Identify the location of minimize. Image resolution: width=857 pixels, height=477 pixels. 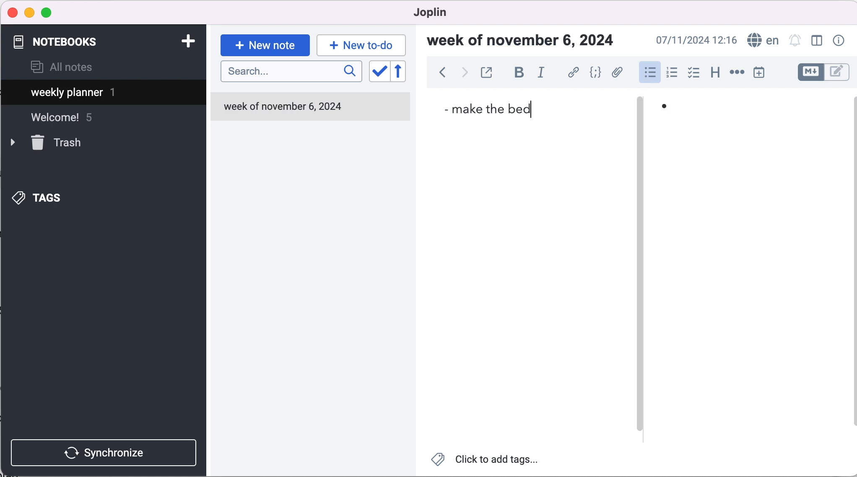
(29, 13).